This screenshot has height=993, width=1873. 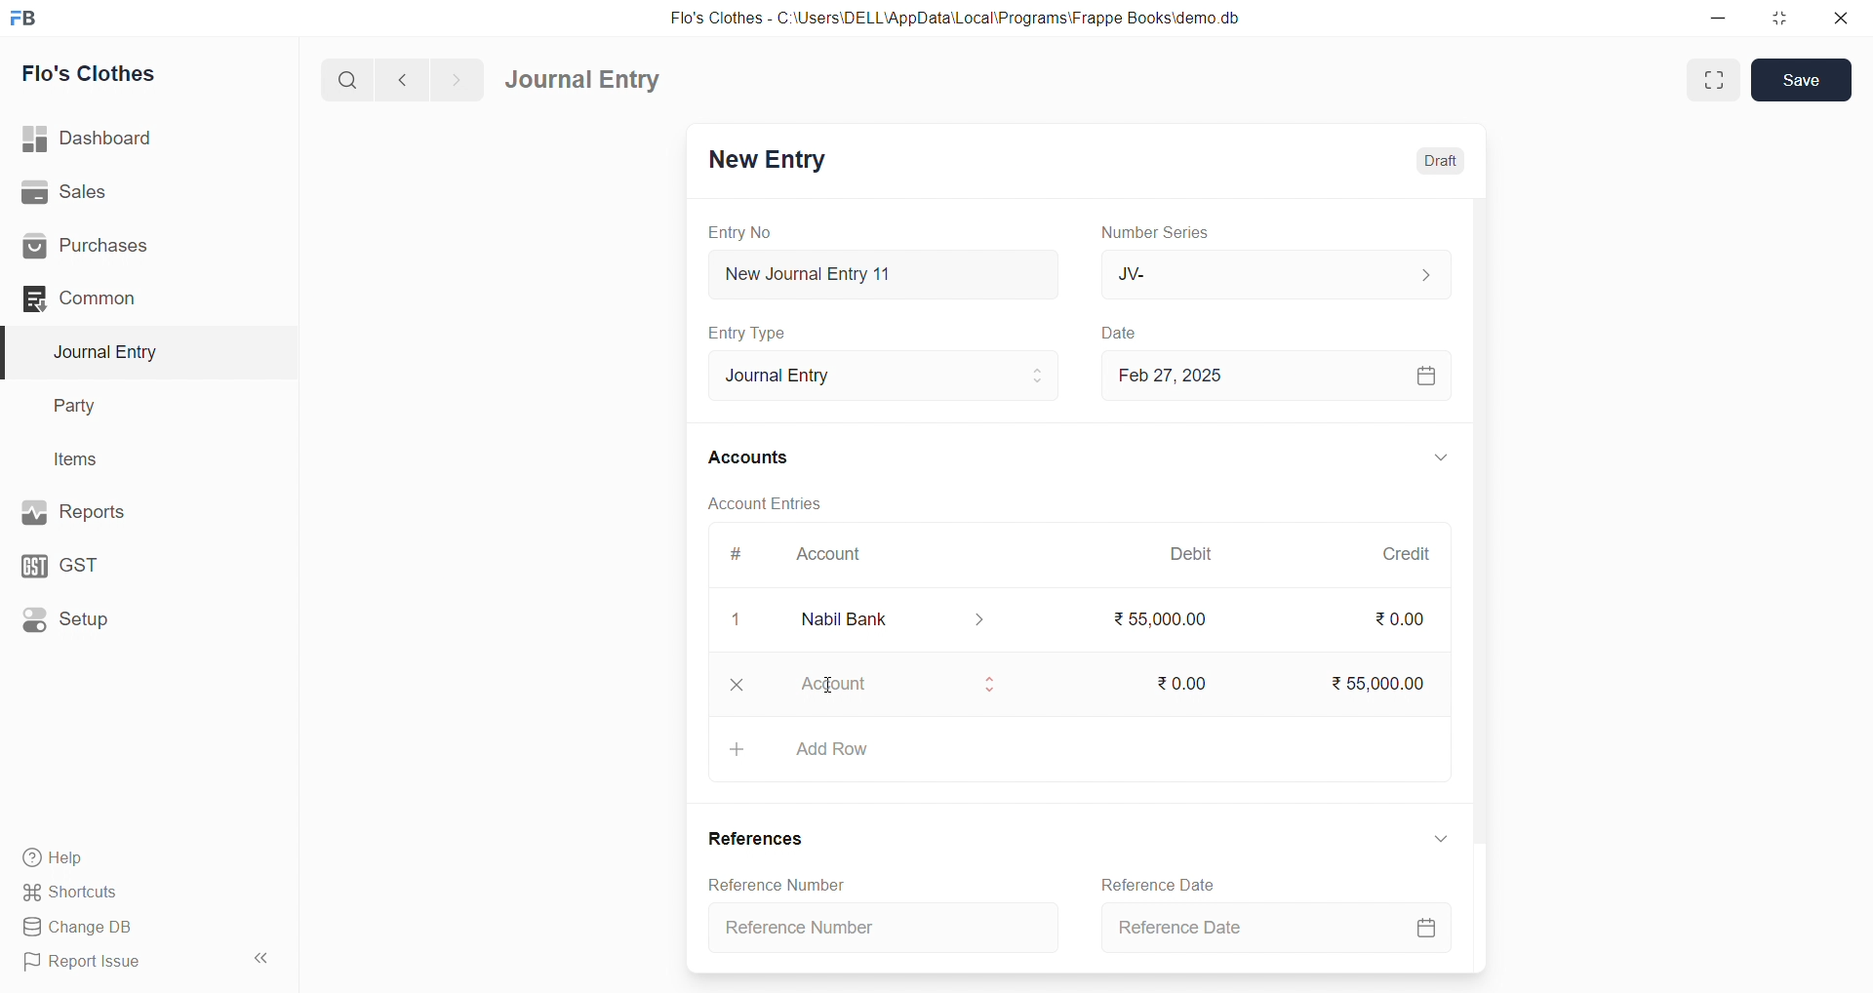 I want to click on ₹55,000.00, so click(x=1385, y=685).